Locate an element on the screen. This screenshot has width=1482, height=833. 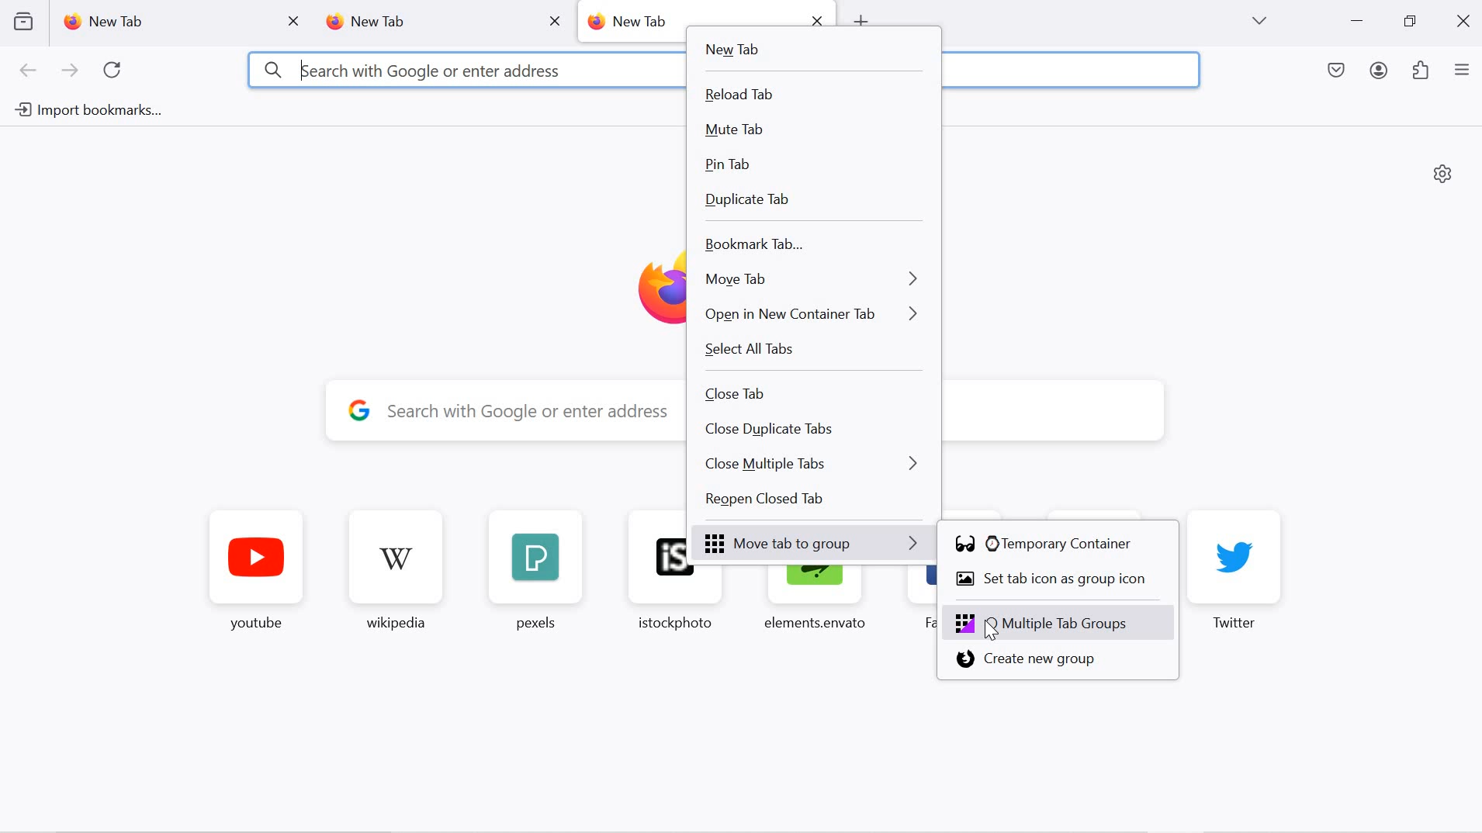
next page is located at coordinates (70, 71).